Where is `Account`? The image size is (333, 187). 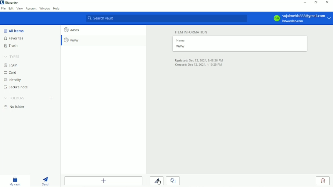 Account is located at coordinates (302, 18).